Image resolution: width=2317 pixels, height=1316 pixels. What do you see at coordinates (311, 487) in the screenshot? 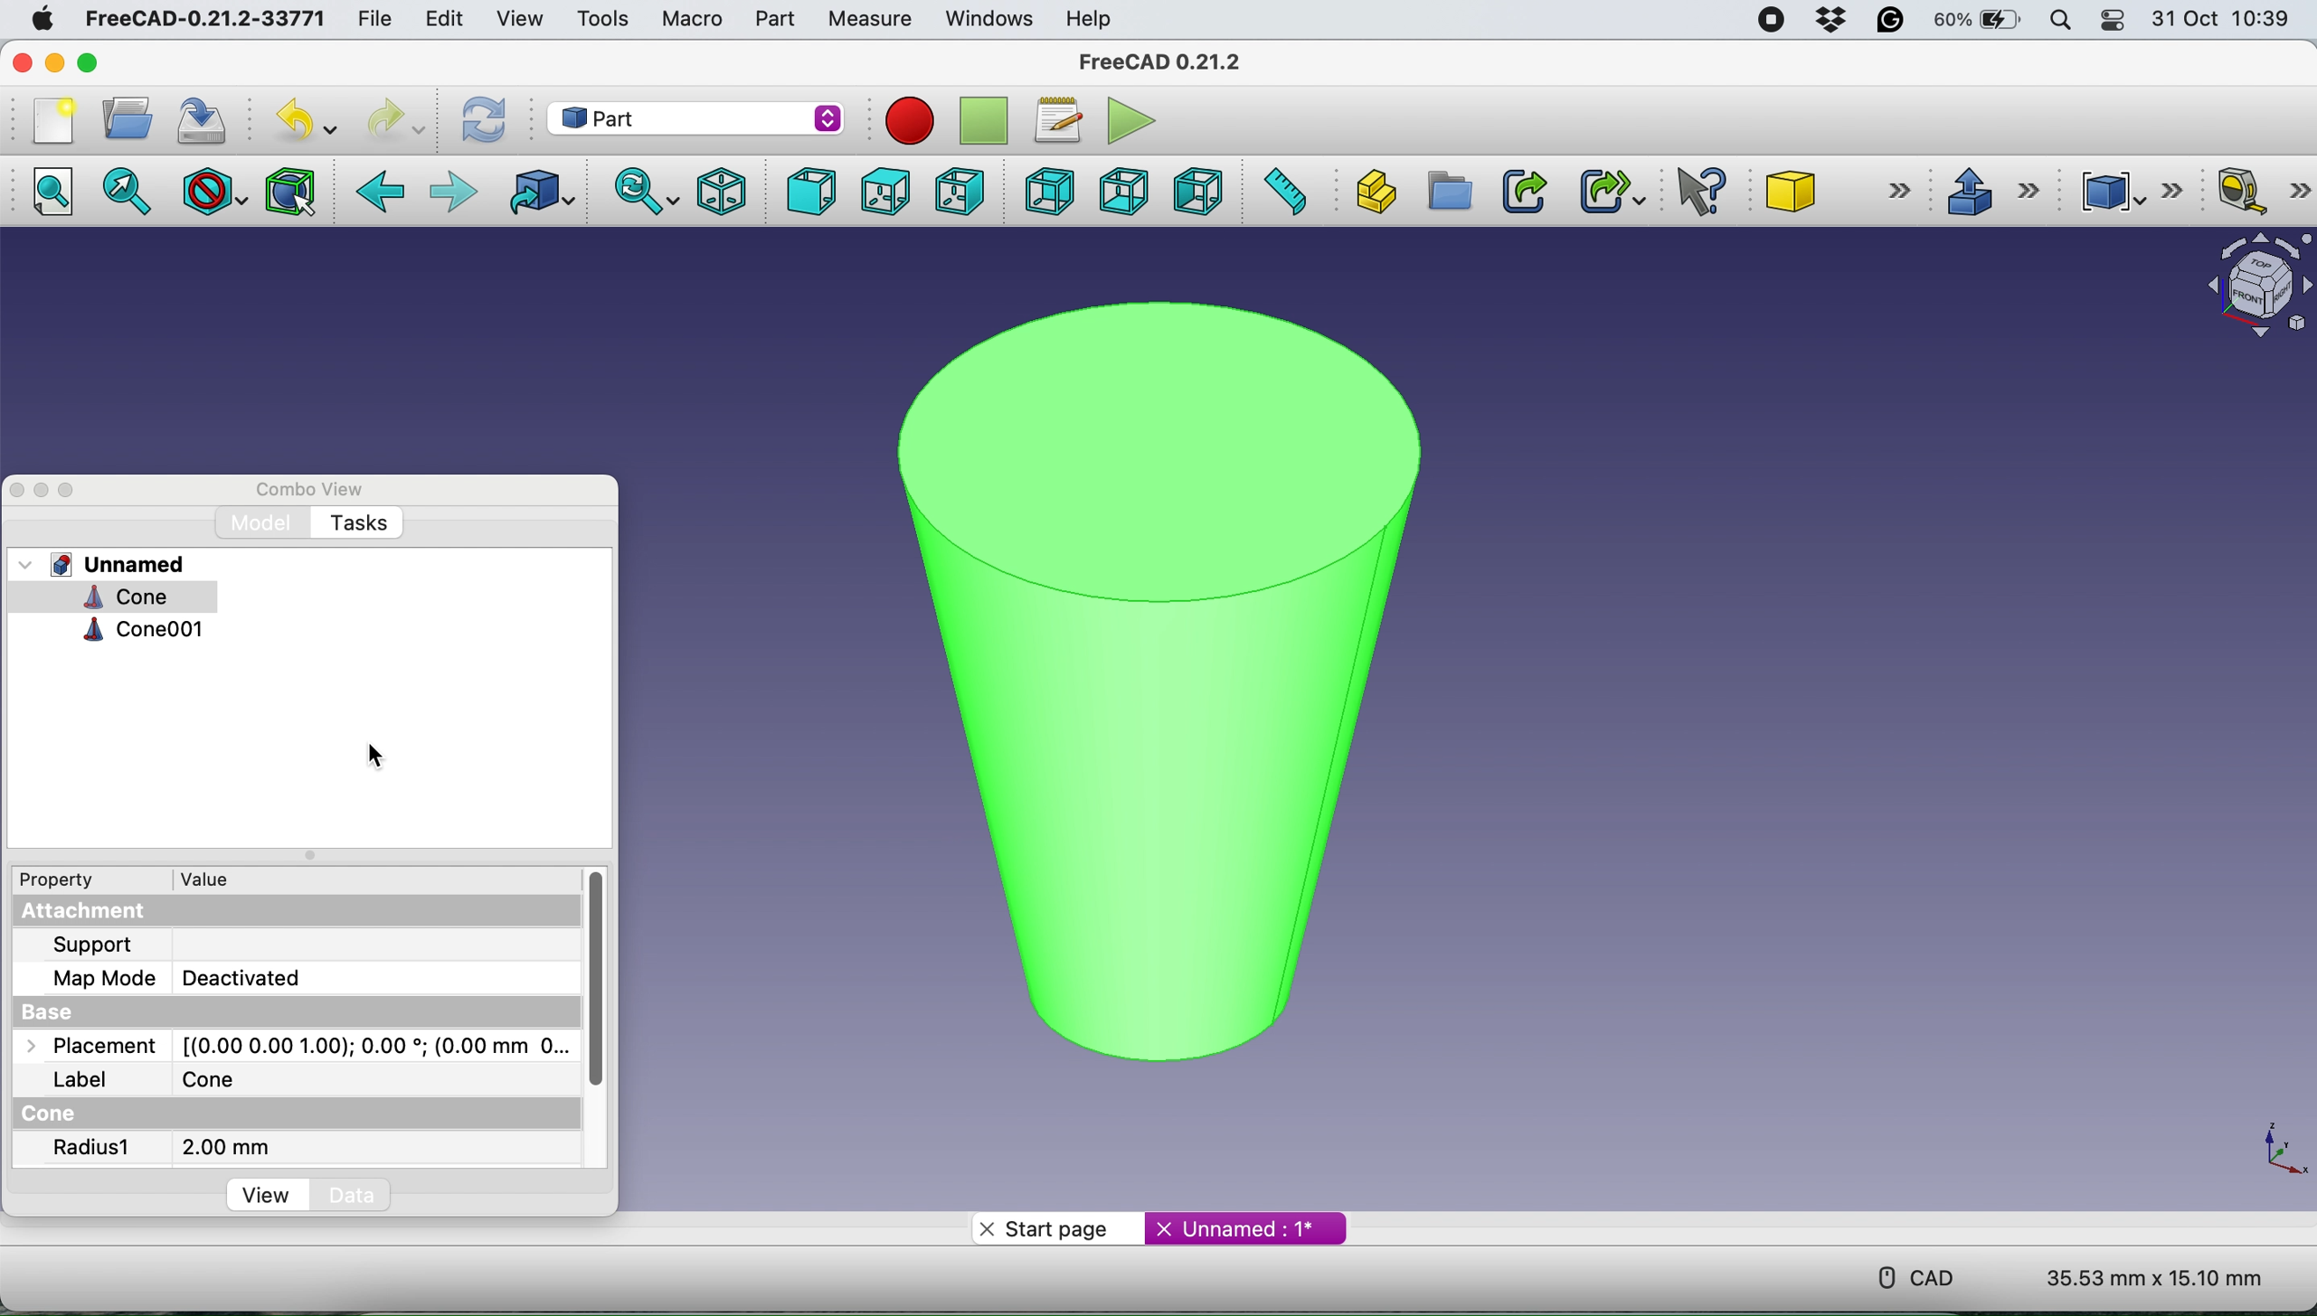
I see `combo view` at bounding box center [311, 487].